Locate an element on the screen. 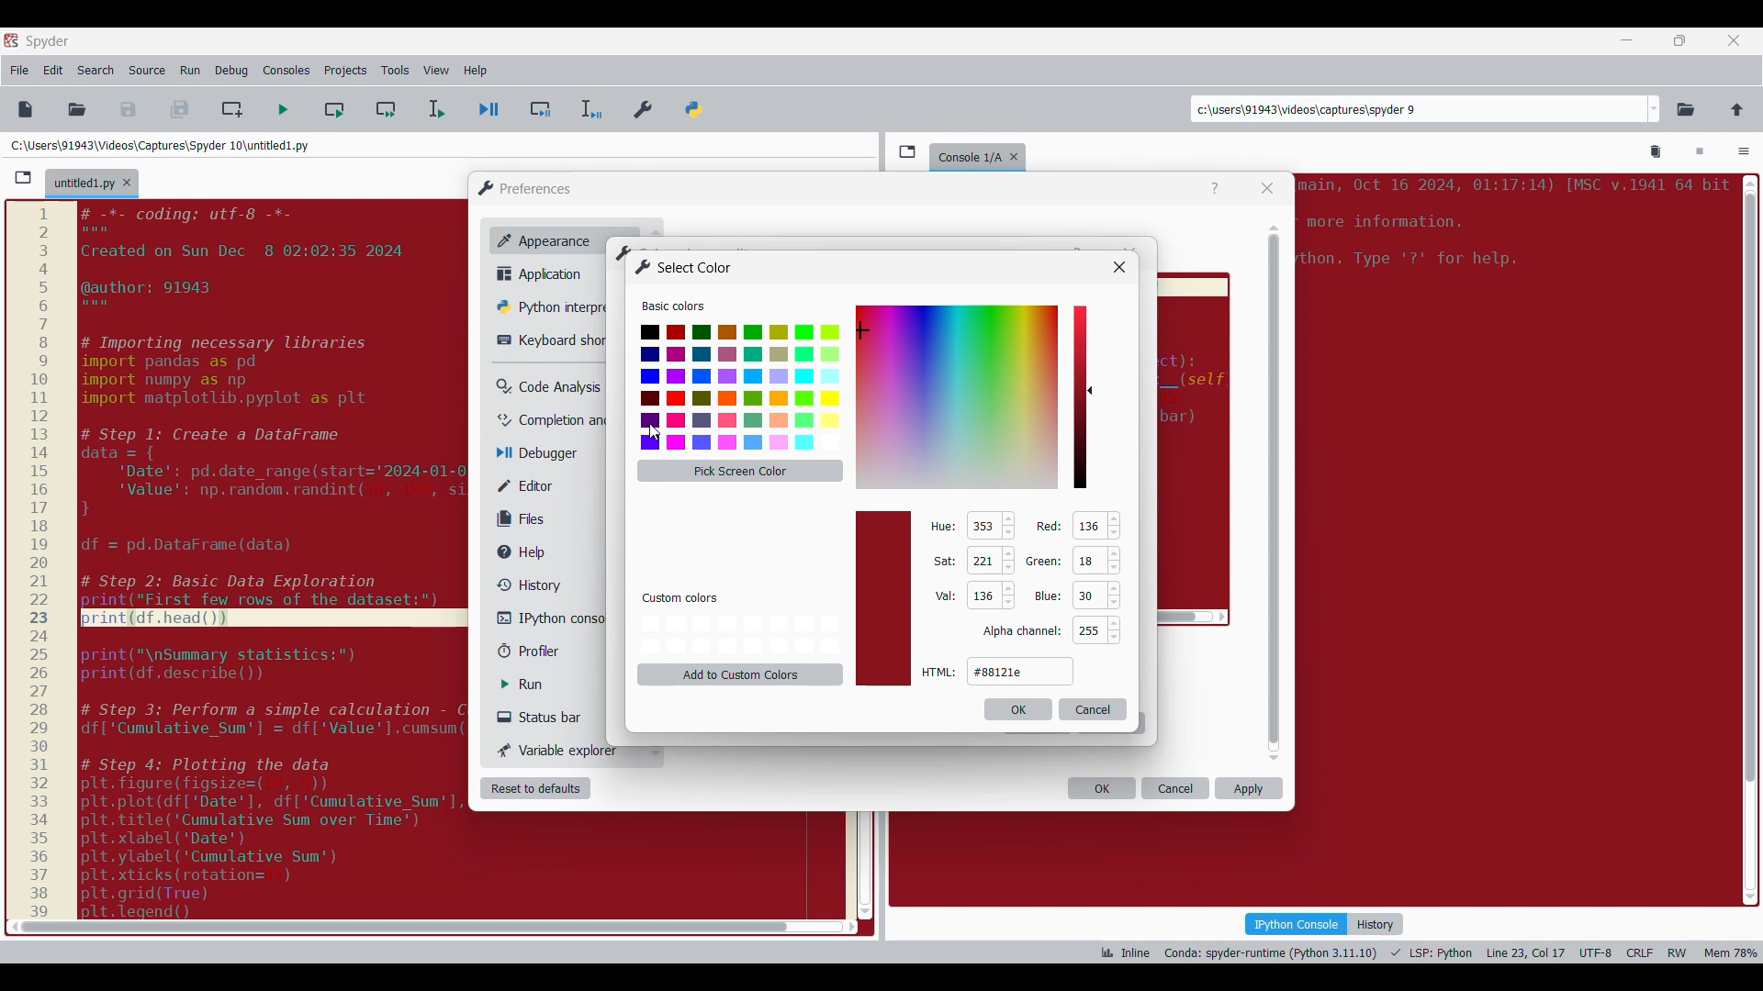 Image resolution: width=1763 pixels, height=991 pixels. Run is located at coordinates (535, 685).